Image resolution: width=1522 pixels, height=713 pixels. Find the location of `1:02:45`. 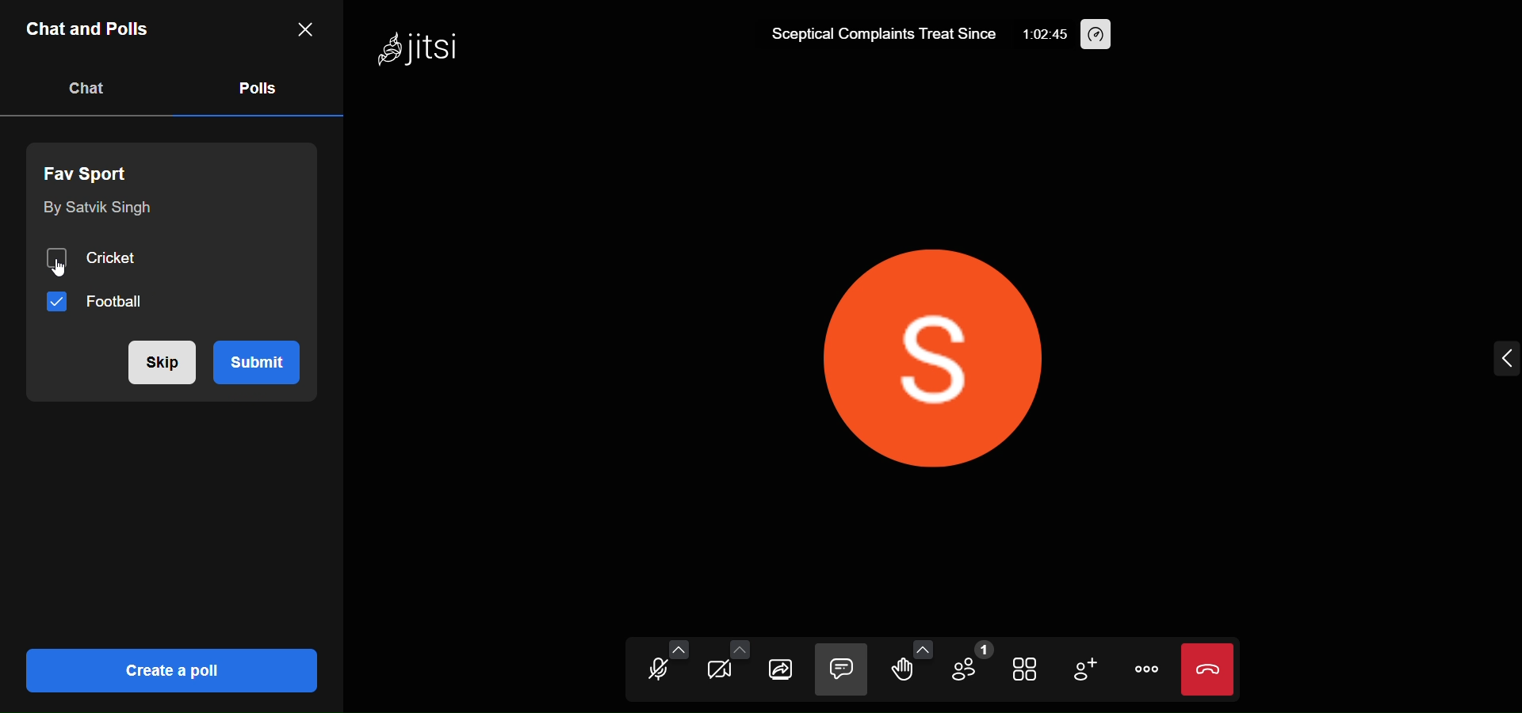

1:02:45 is located at coordinates (1042, 36).